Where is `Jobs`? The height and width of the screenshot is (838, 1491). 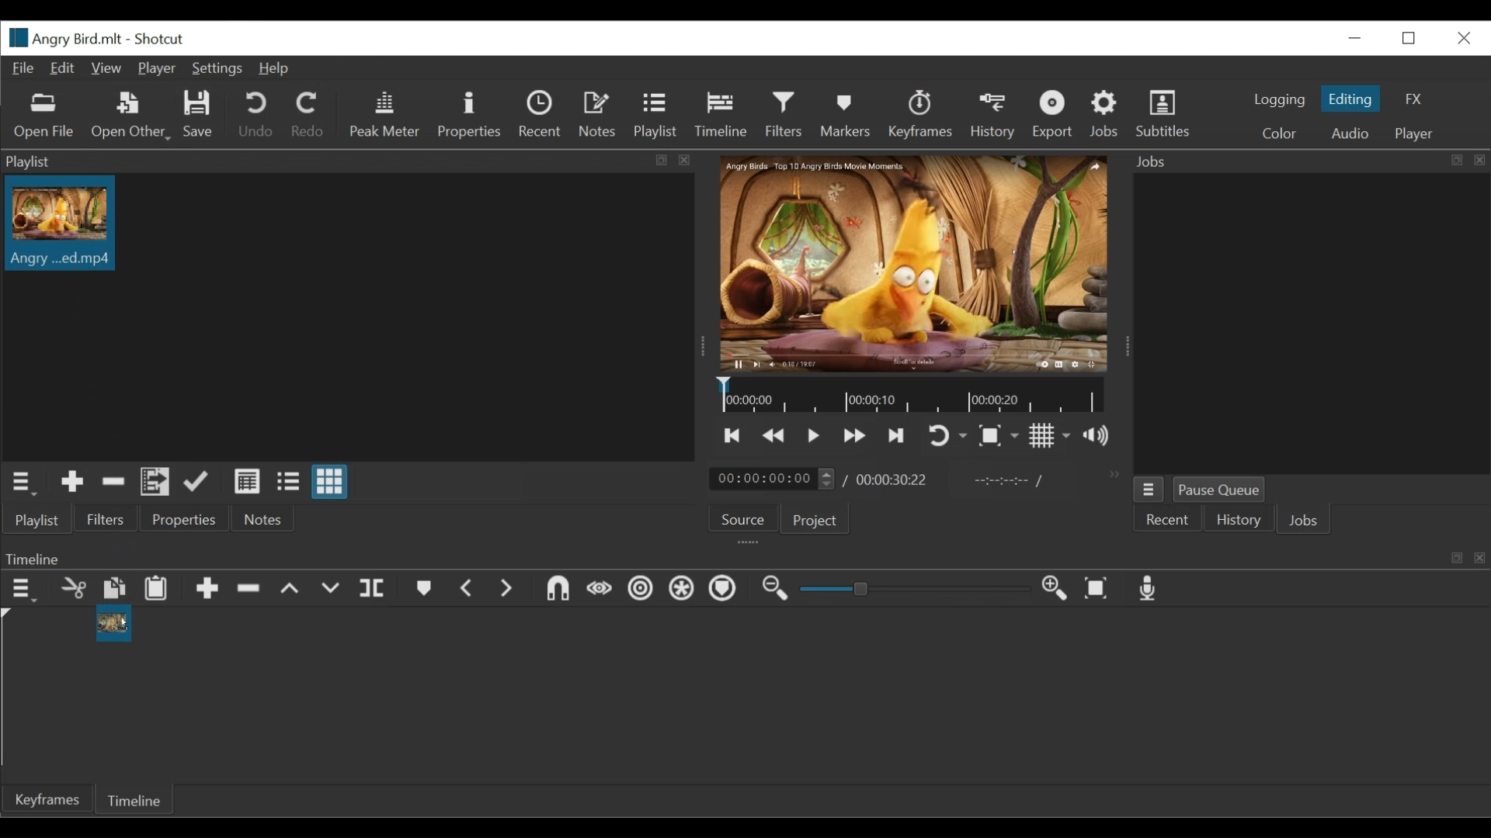
Jobs is located at coordinates (1103, 114).